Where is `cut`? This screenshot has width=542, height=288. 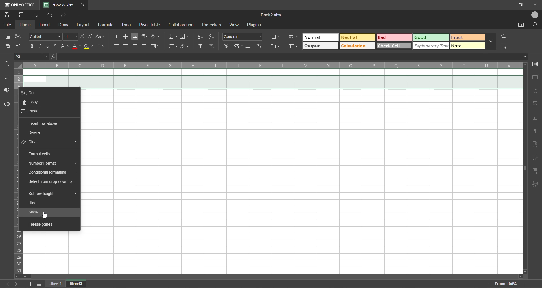 cut is located at coordinates (19, 37).